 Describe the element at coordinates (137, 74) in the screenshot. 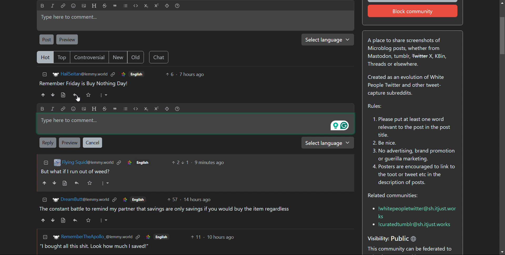

I see `language` at that location.